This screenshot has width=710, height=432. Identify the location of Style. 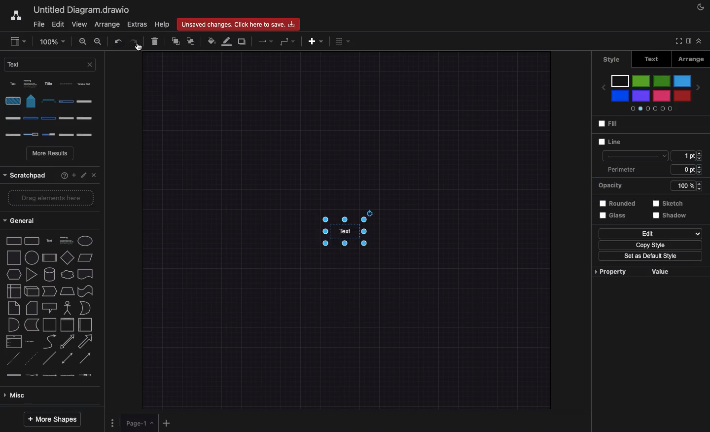
(634, 156).